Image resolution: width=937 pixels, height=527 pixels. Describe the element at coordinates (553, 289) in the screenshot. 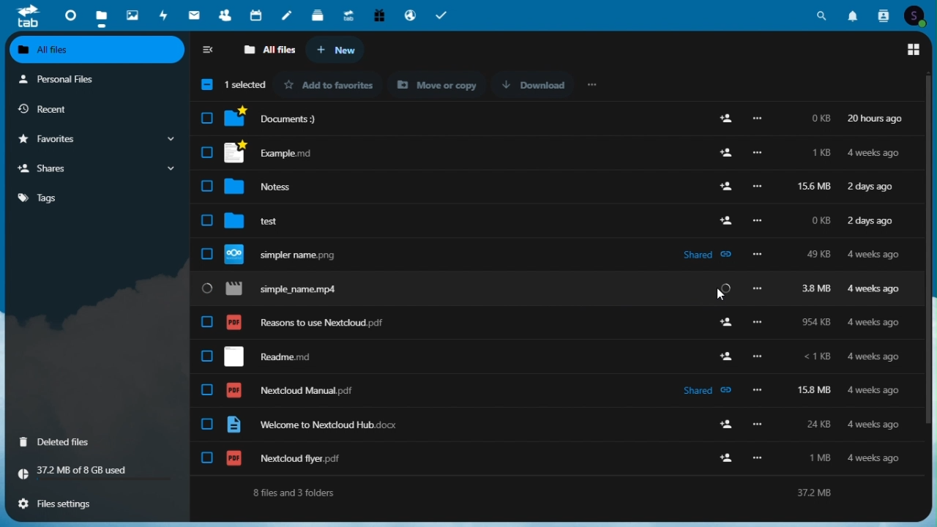

I see `sample_name.mp4` at that location.